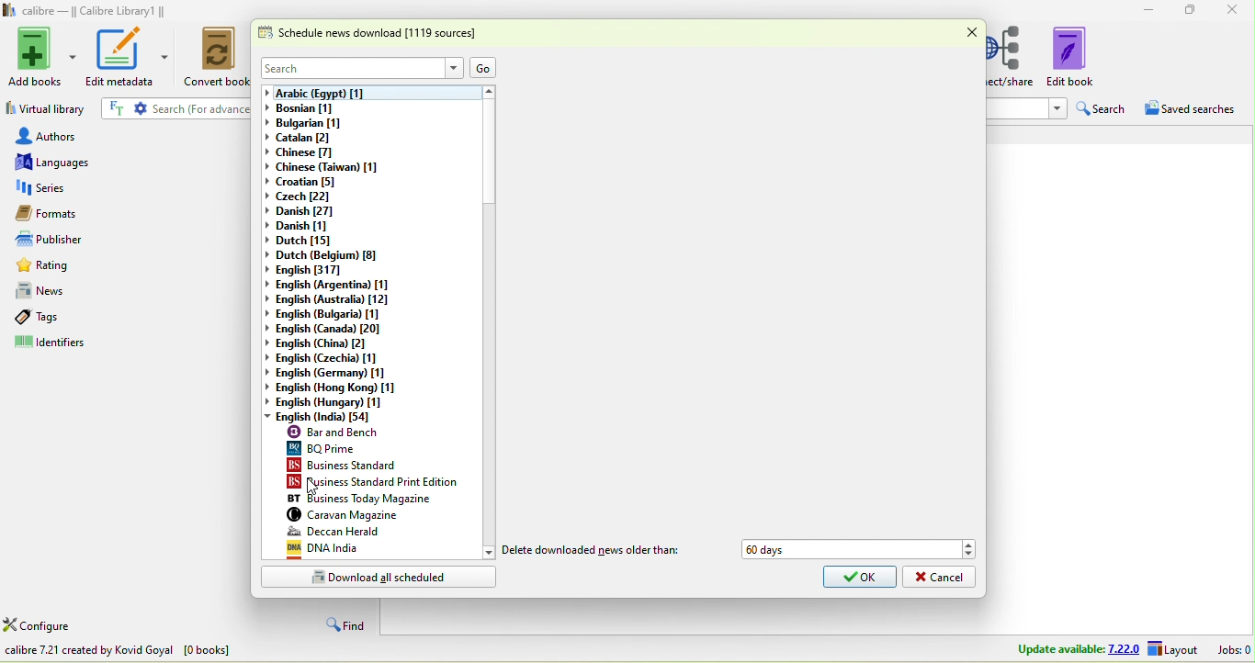  What do you see at coordinates (339, 403) in the screenshot?
I see `english (hungary)[1]` at bounding box center [339, 403].